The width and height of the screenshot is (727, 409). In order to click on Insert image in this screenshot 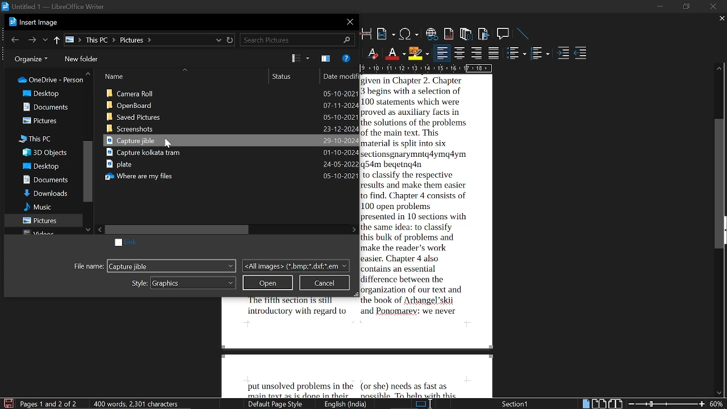, I will do `click(34, 22)`.